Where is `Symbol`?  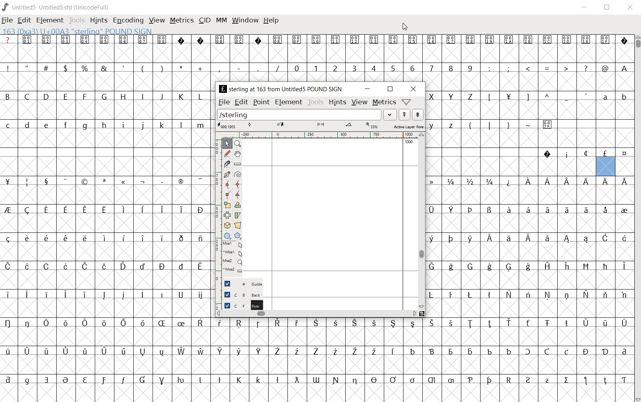
Symbol is located at coordinates (200, 239).